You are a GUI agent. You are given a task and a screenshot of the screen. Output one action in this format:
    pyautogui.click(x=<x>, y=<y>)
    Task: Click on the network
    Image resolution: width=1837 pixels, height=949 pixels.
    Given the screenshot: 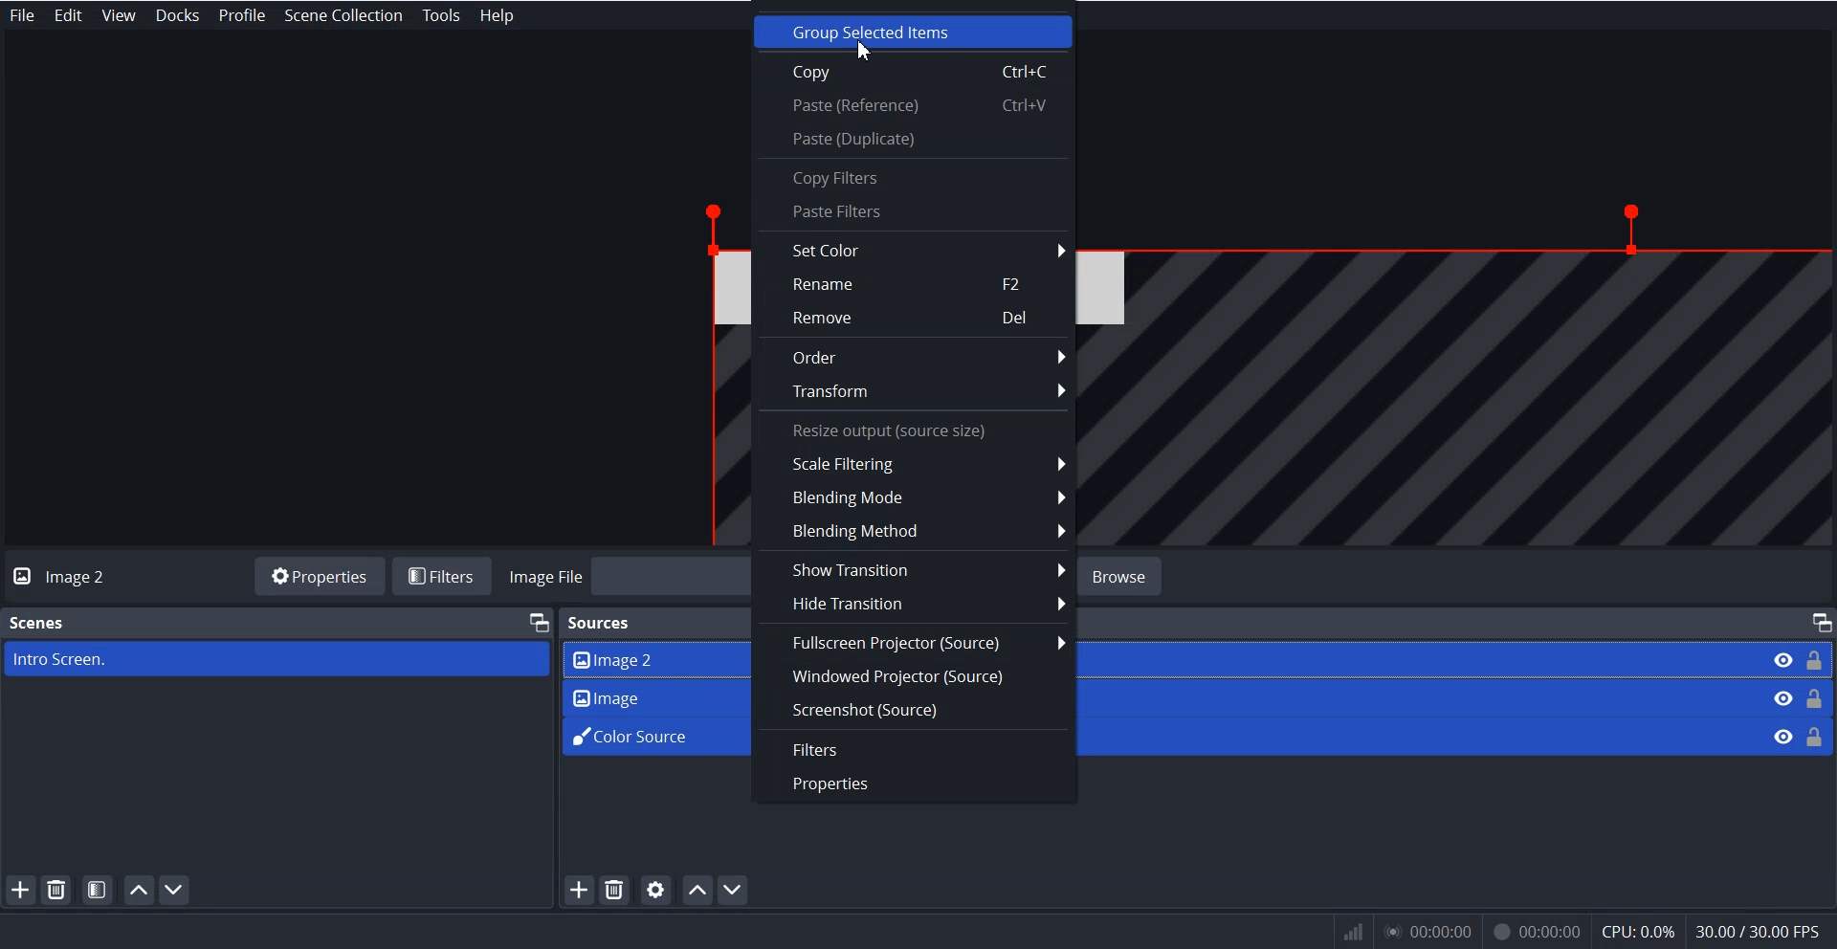 What is the action you would take?
    pyautogui.click(x=1350, y=932)
    